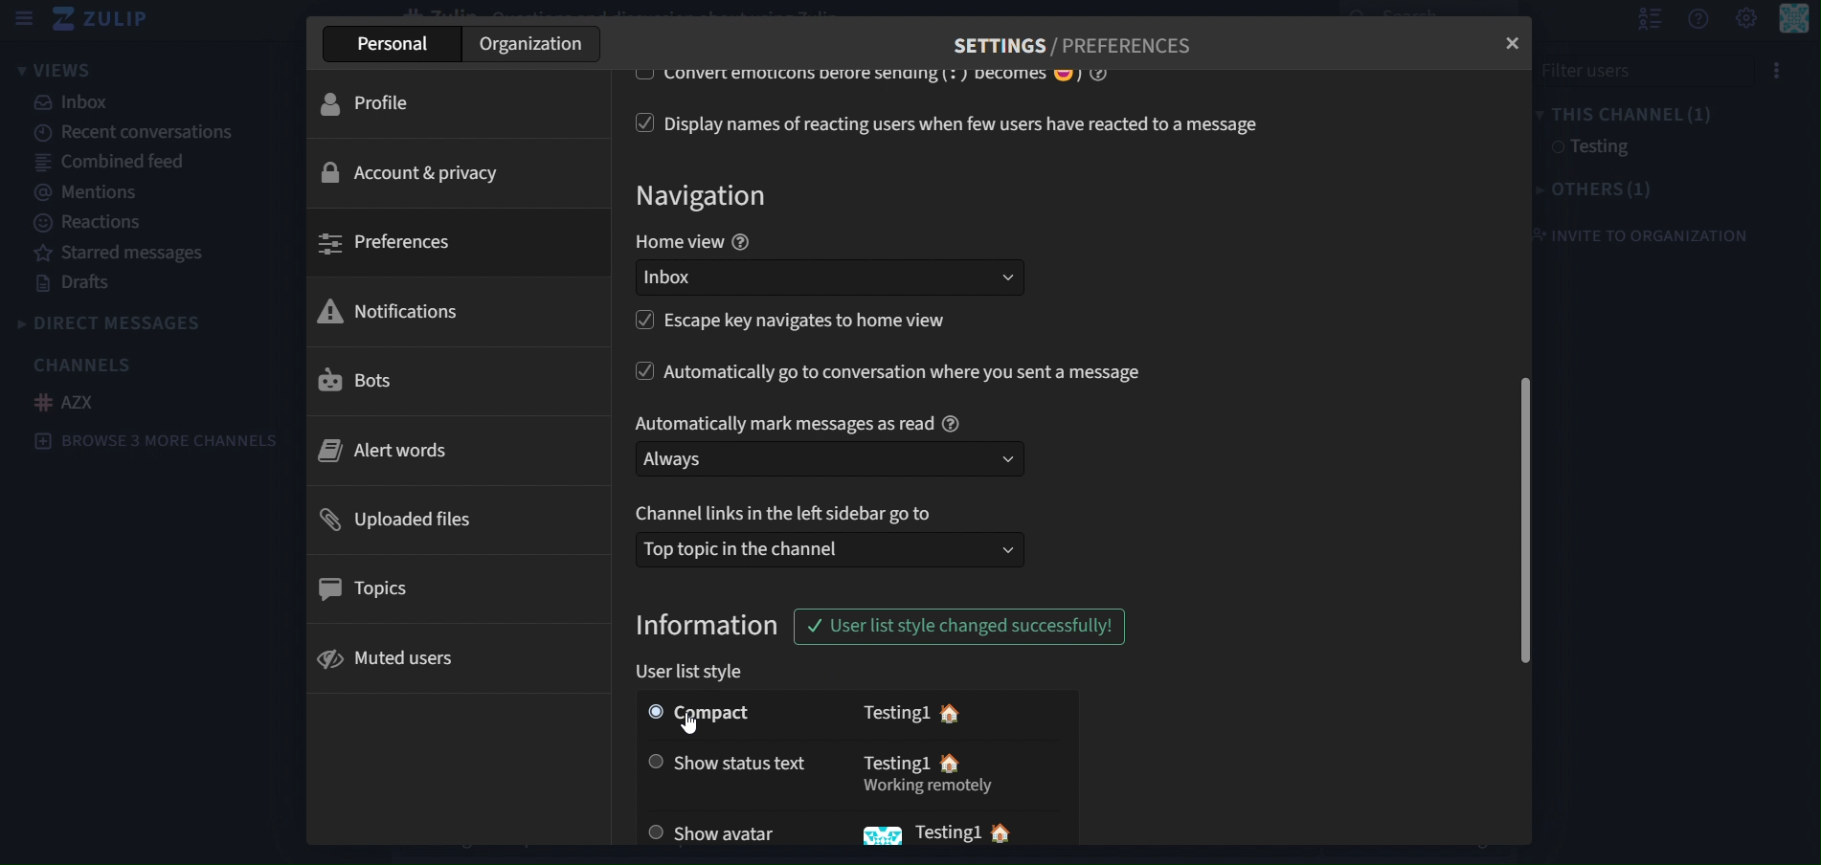  I want to click on alert words, so click(390, 449).